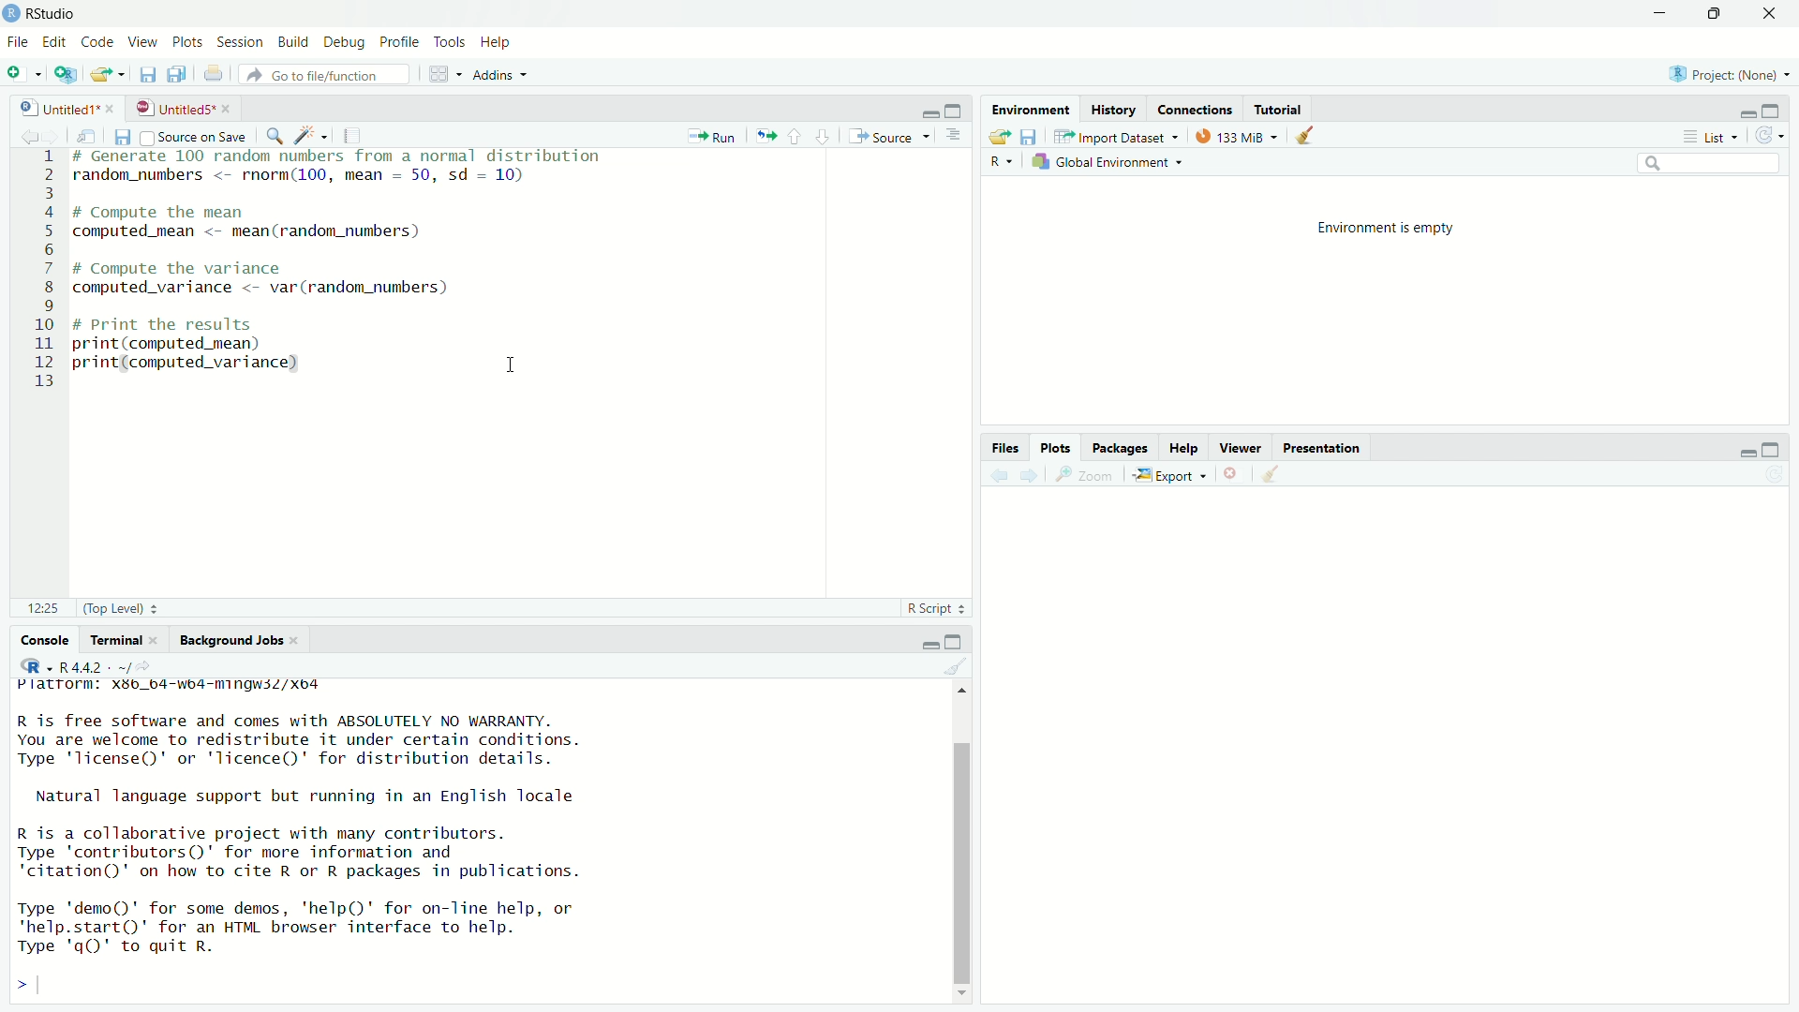 Image resolution: width=1799 pixels, height=1012 pixels. What do you see at coordinates (1032, 108) in the screenshot?
I see `environment` at bounding box center [1032, 108].